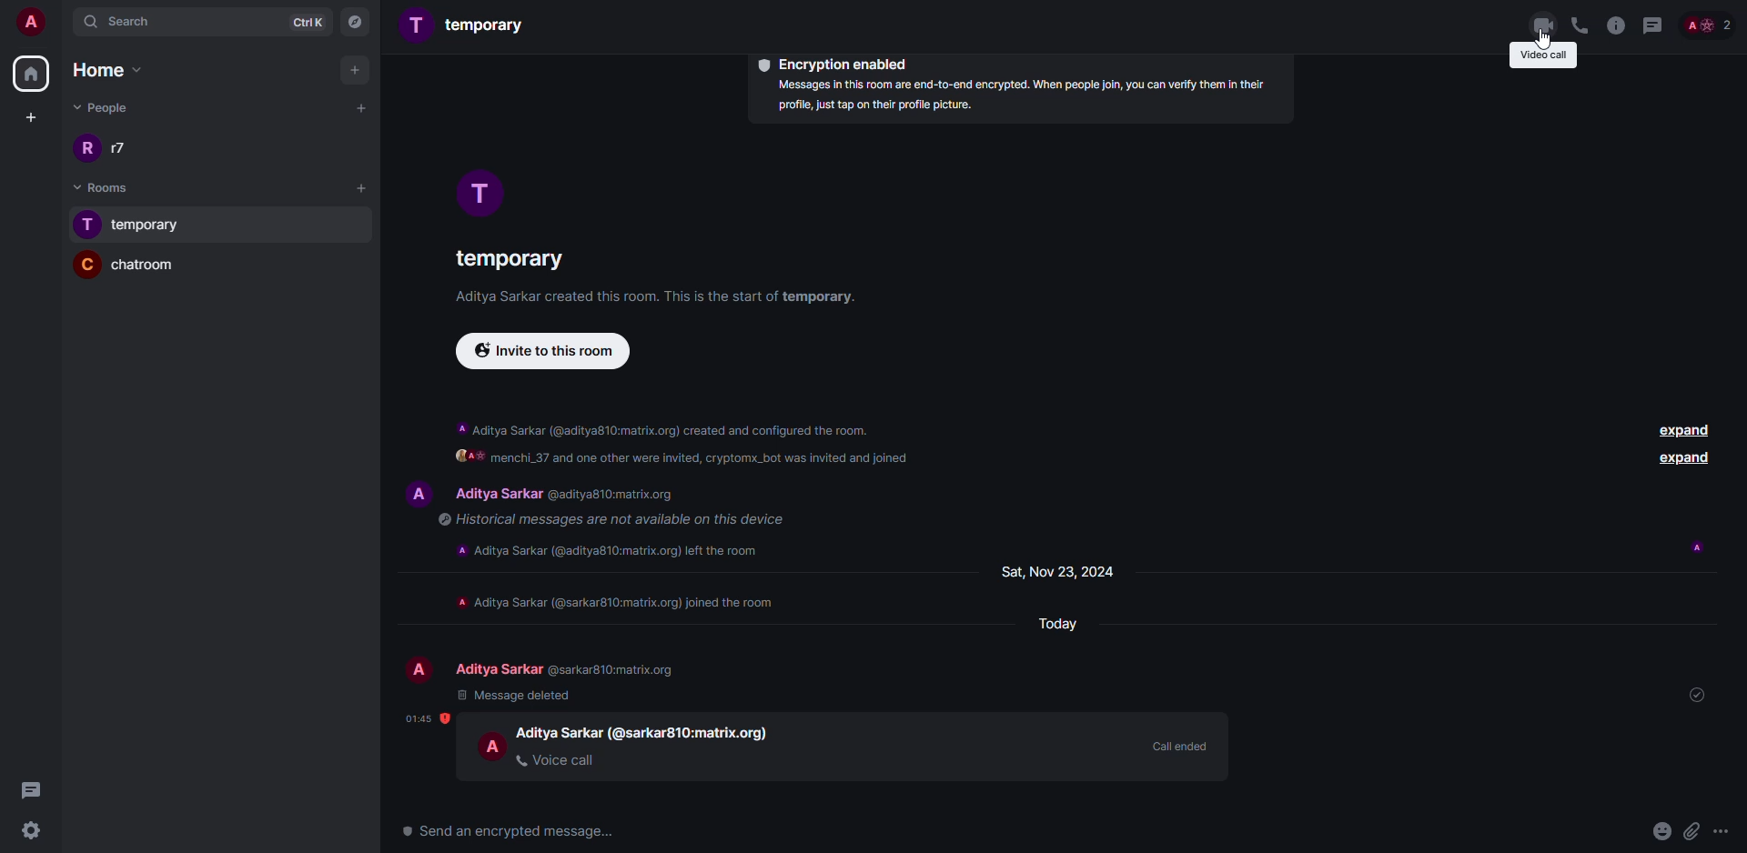 The height and width of the screenshot is (853, 1747). Describe the element at coordinates (429, 718) in the screenshot. I see `time` at that location.